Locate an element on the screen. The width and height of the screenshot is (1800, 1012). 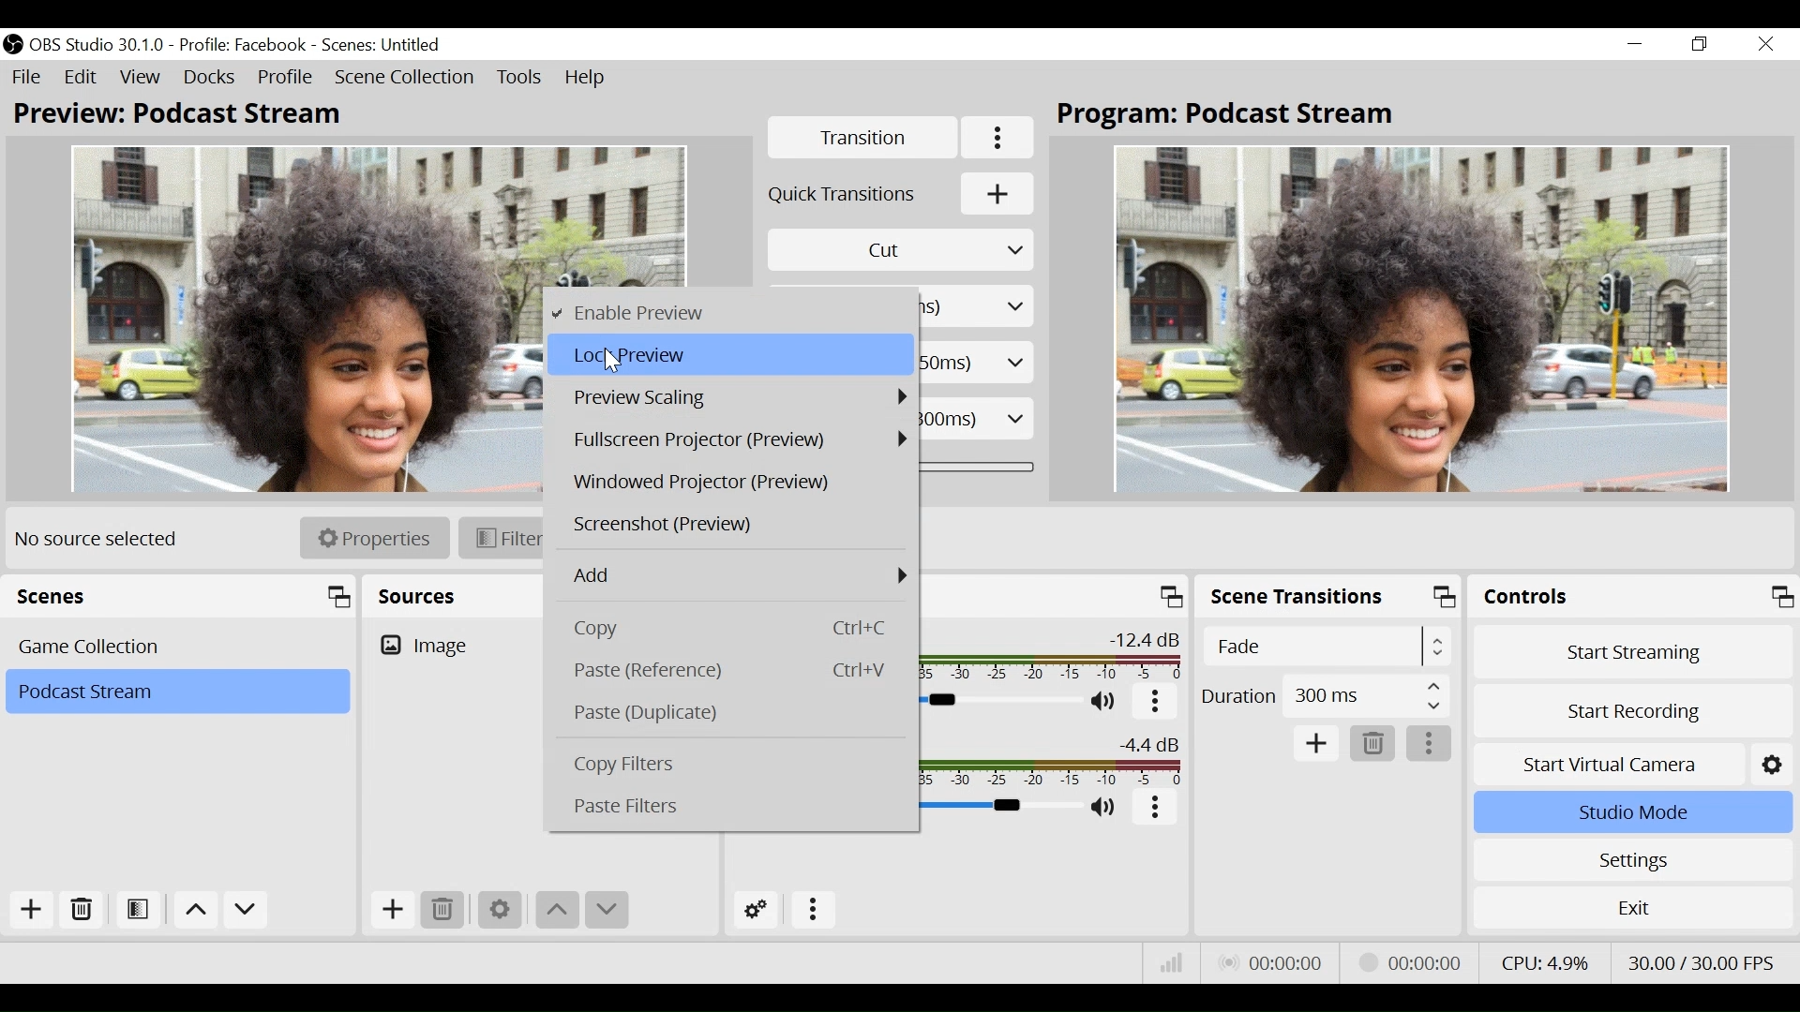
minimize is located at coordinates (1635, 45).